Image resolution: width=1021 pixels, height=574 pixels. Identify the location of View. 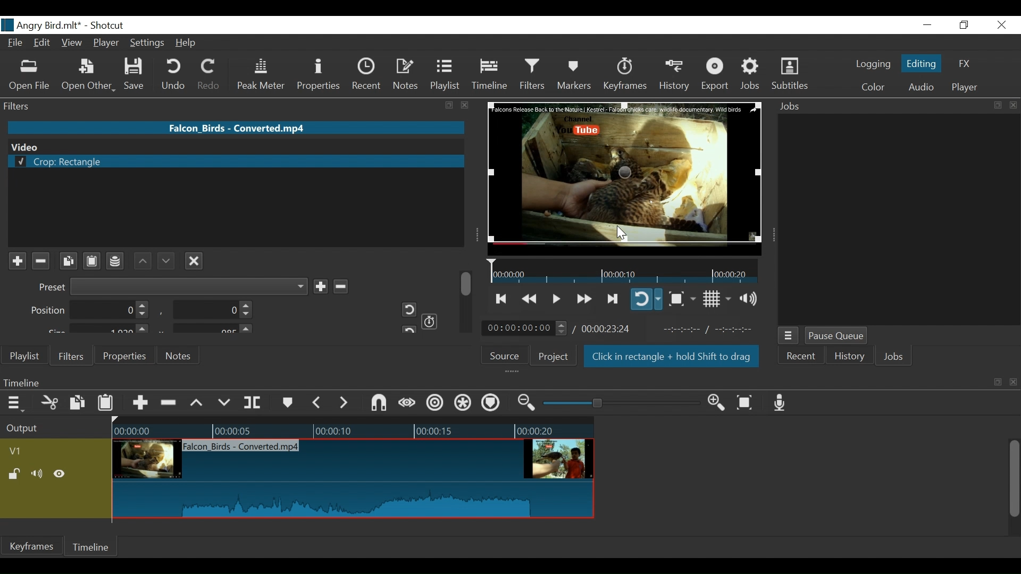
(72, 44).